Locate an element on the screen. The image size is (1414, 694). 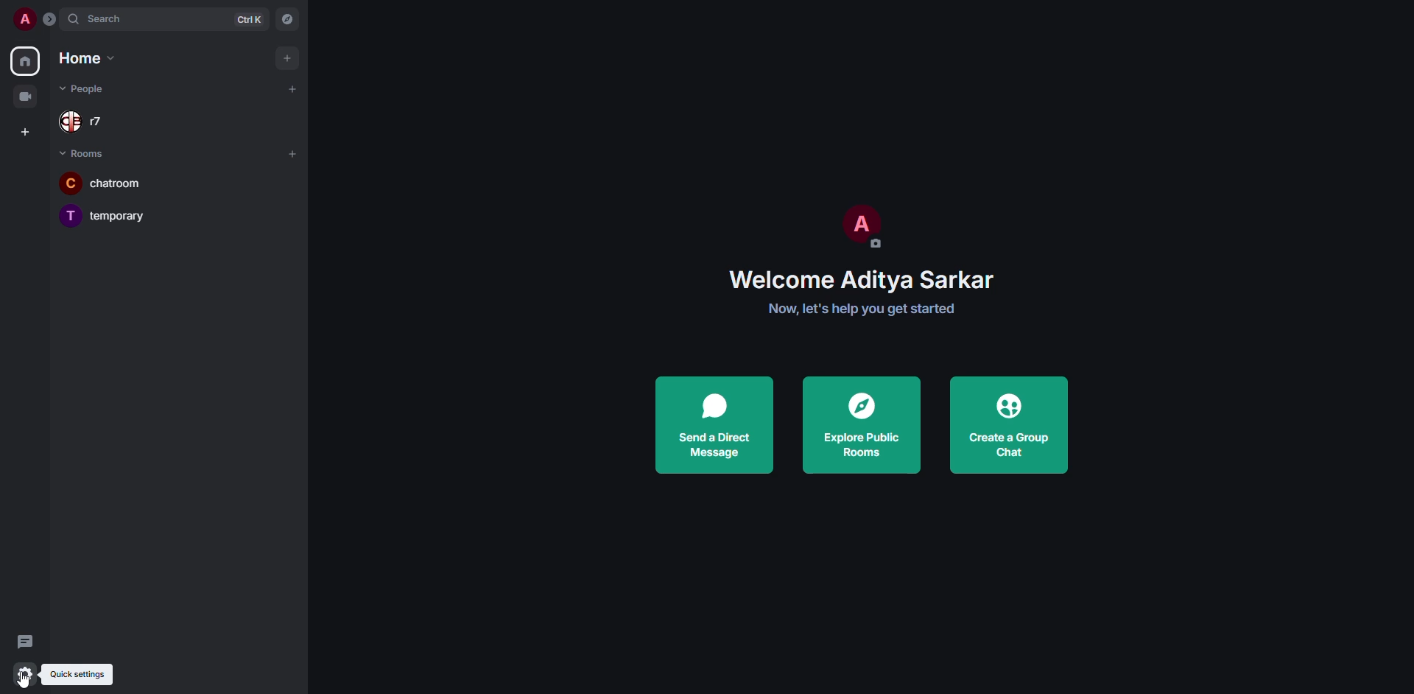
add is located at coordinates (294, 88).